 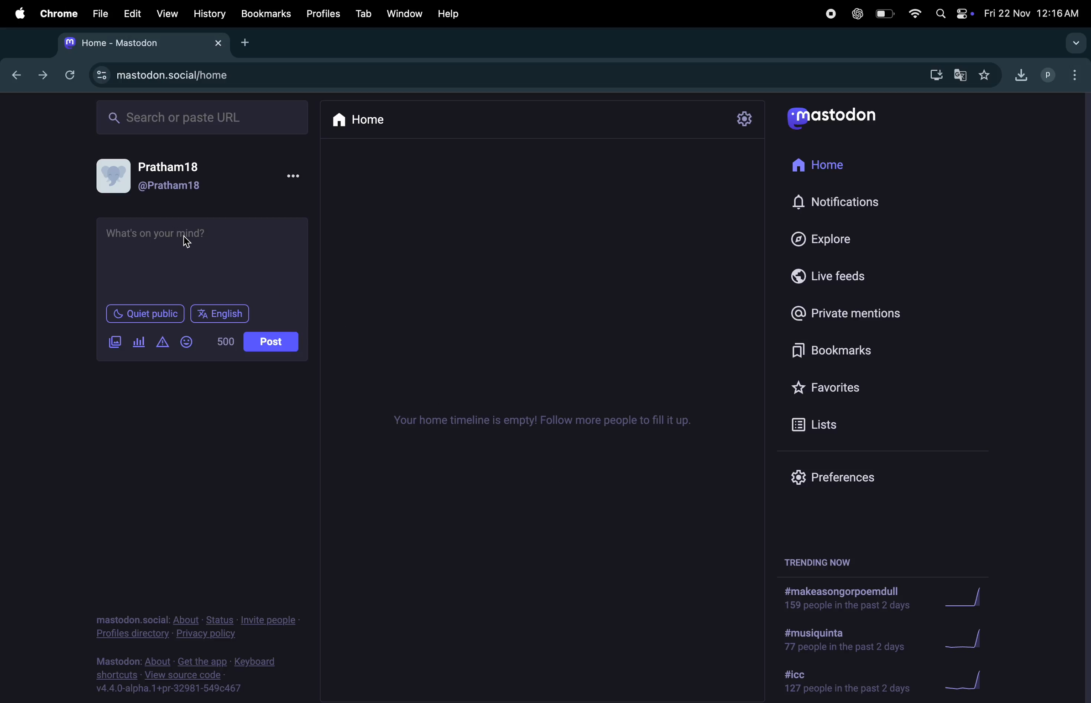 What do you see at coordinates (191, 629) in the screenshot?
I see `privacy policy` at bounding box center [191, 629].